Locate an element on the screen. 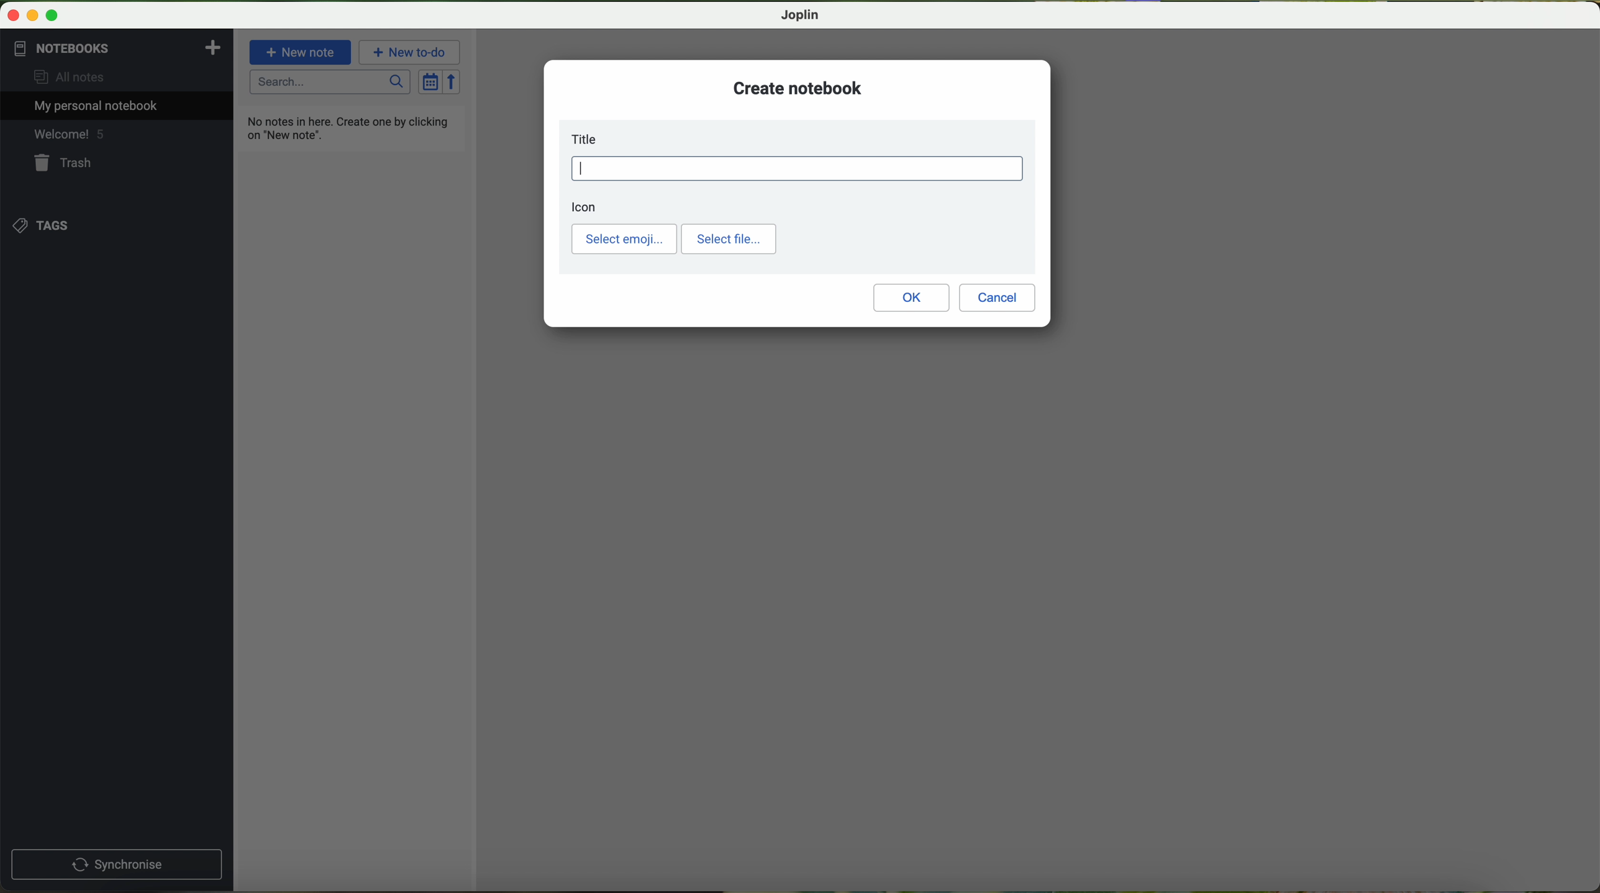 This screenshot has height=893, width=1600. new note button is located at coordinates (301, 52).